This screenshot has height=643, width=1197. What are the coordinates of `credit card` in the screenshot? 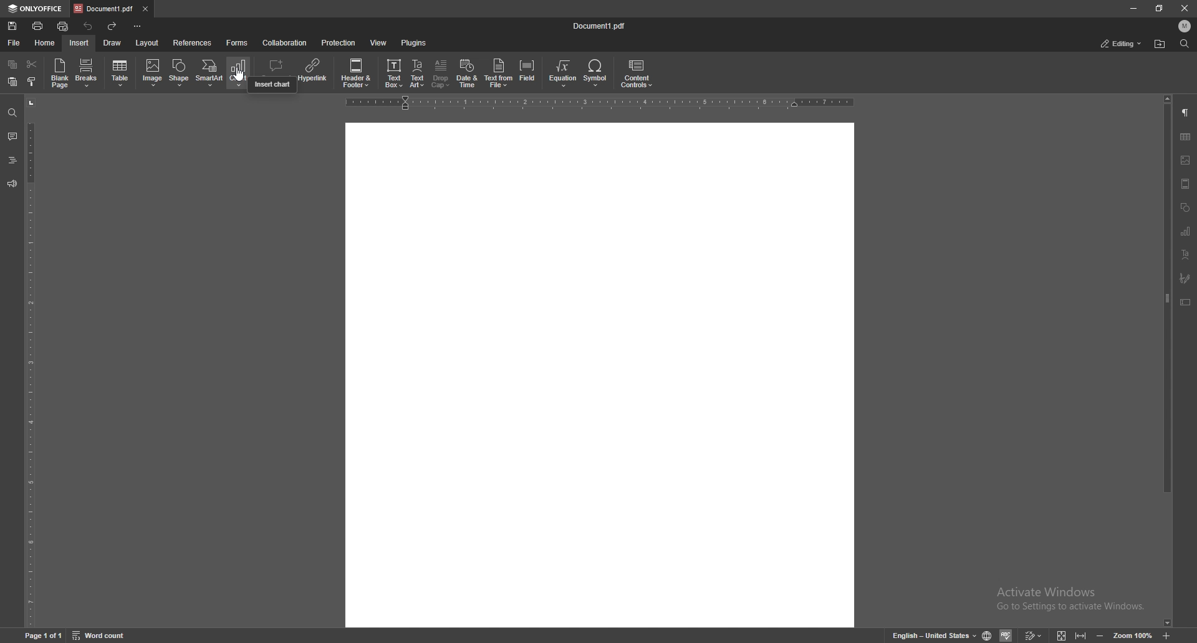 It's located at (392, 73).